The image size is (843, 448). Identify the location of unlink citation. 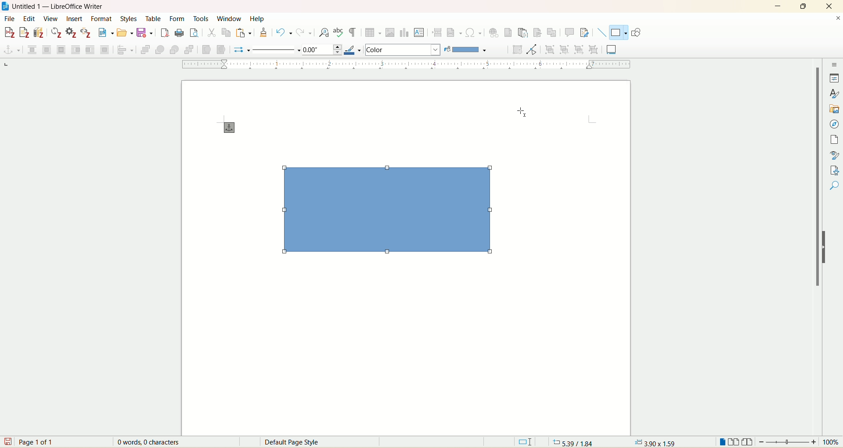
(86, 32).